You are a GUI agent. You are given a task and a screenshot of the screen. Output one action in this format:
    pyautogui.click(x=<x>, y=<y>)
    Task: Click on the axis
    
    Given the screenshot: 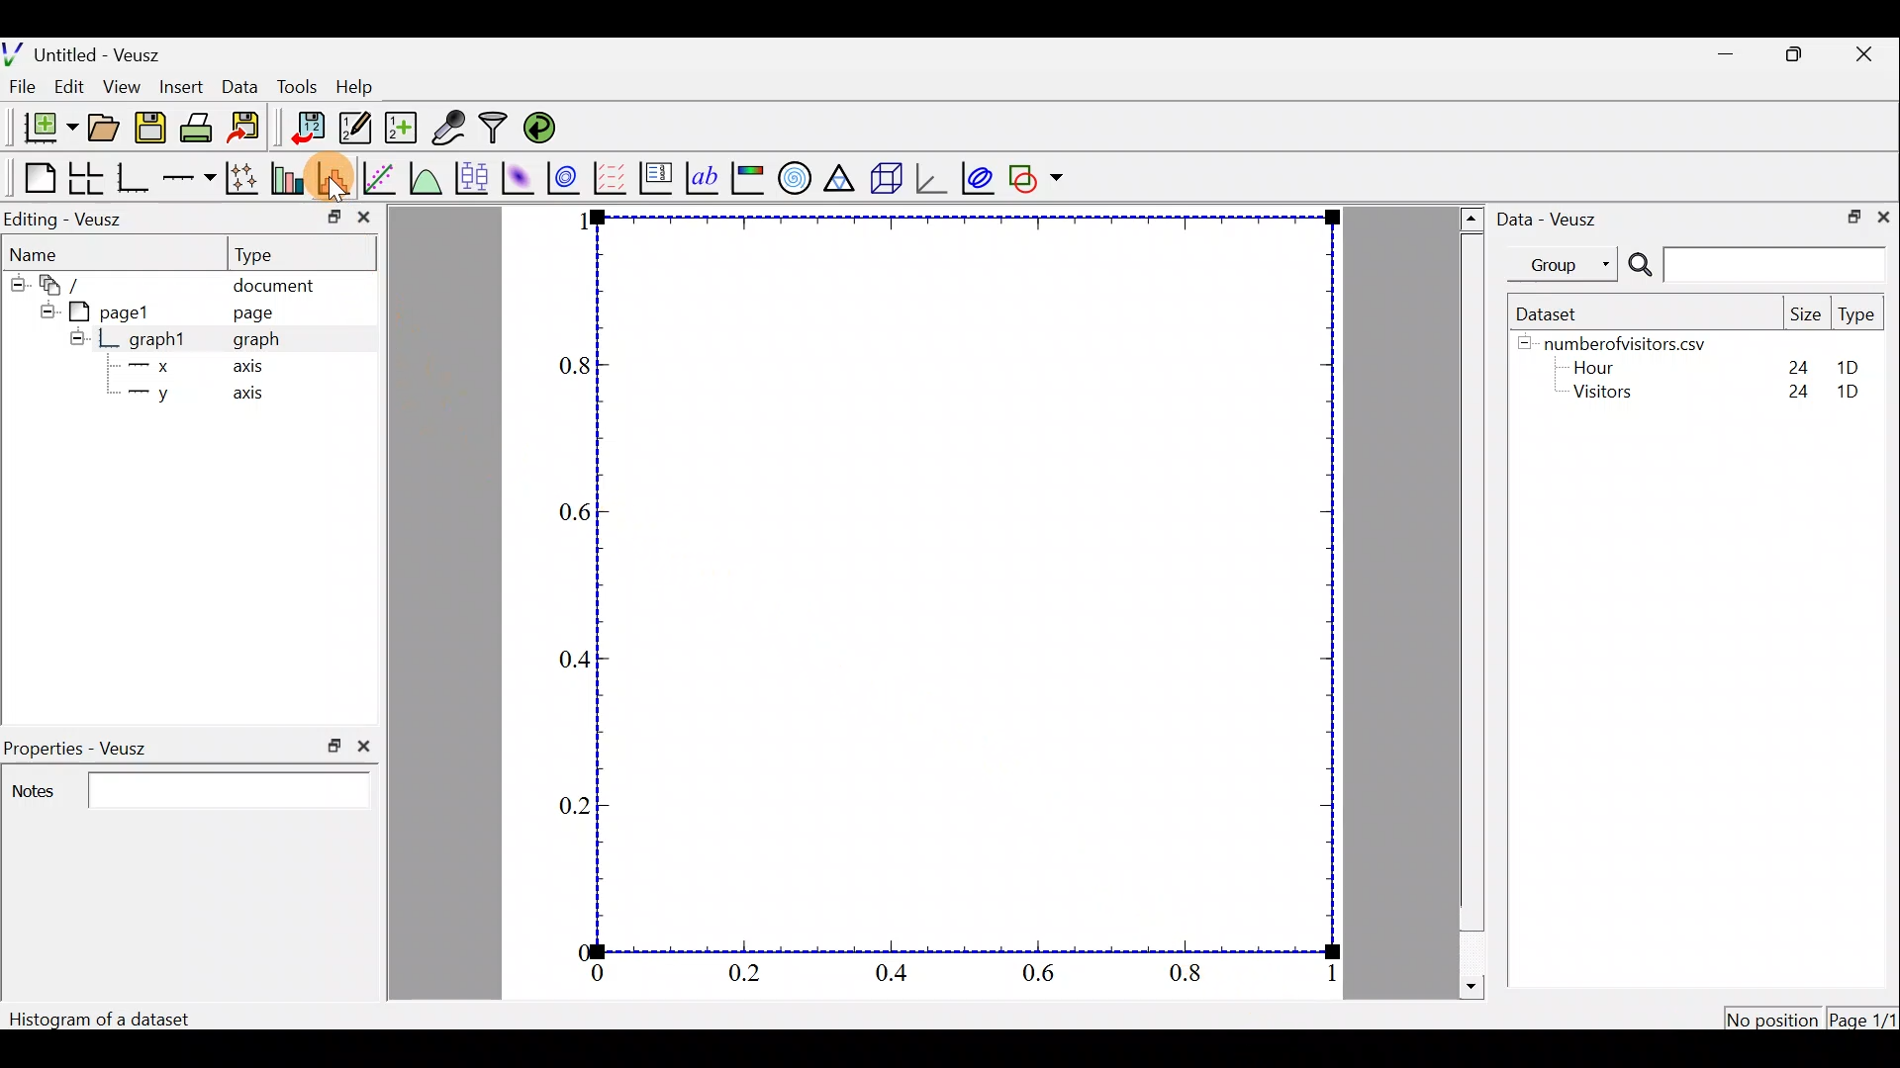 What is the action you would take?
    pyautogui.click(x=244, y=370)
    